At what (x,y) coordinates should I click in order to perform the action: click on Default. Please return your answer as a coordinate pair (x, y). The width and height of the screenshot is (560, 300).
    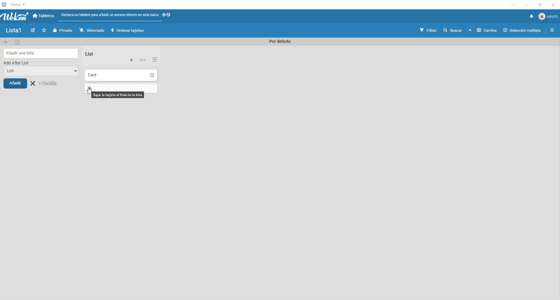
    Looking at the image, I should click on (278, 42).